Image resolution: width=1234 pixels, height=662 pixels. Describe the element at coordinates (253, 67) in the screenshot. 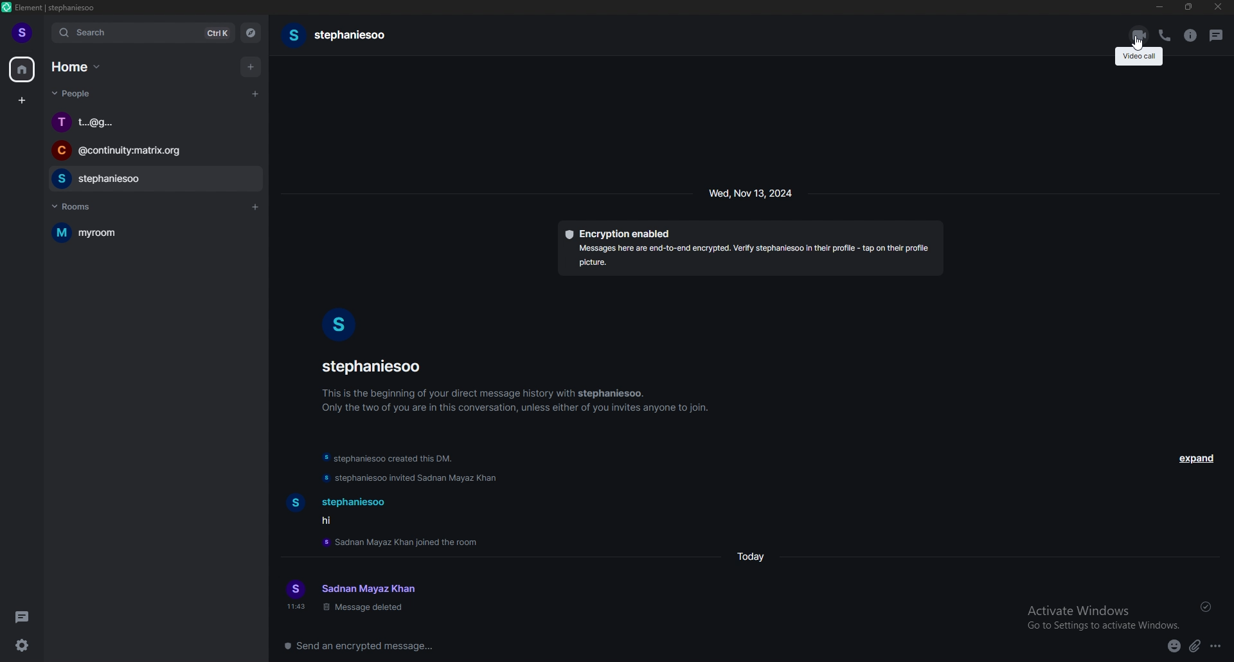

I see `add` at that location.